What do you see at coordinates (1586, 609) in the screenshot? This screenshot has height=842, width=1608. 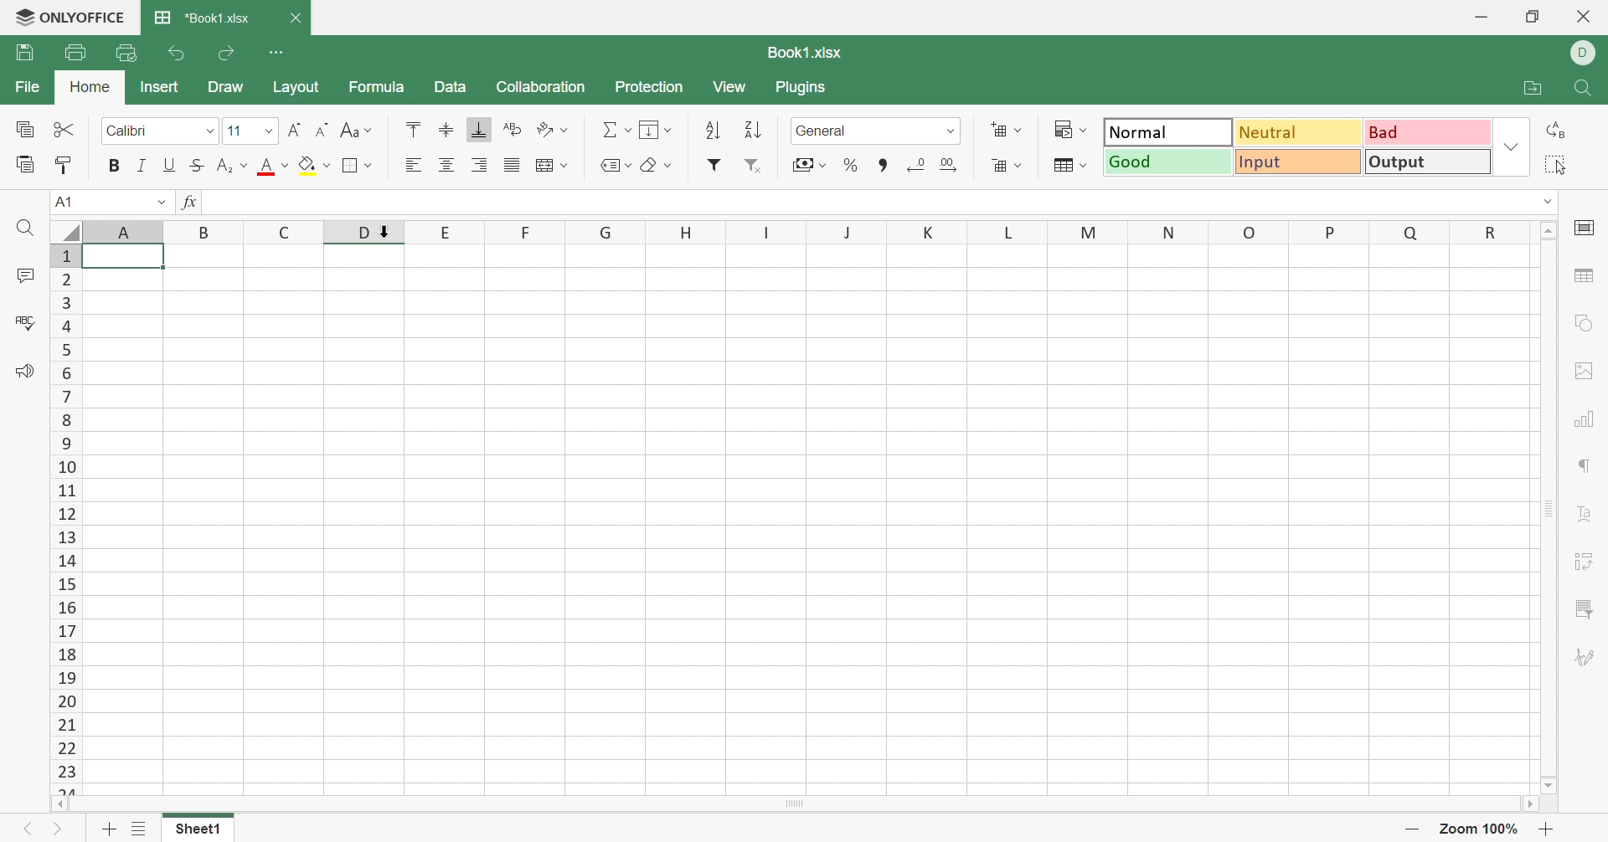 I see `Slicer settings` at bounding box center [1586, 609].